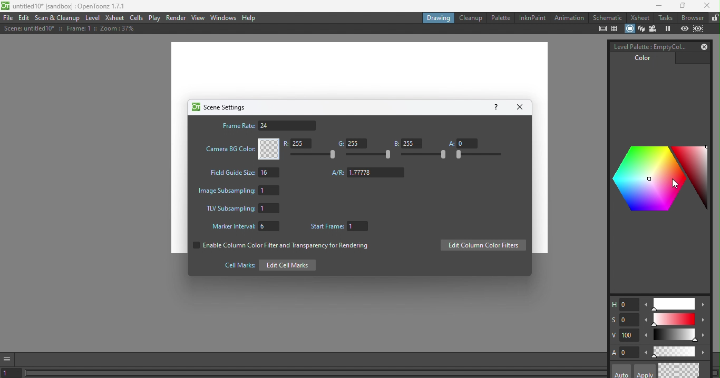  I want to click on Windows, so click(222, 18).